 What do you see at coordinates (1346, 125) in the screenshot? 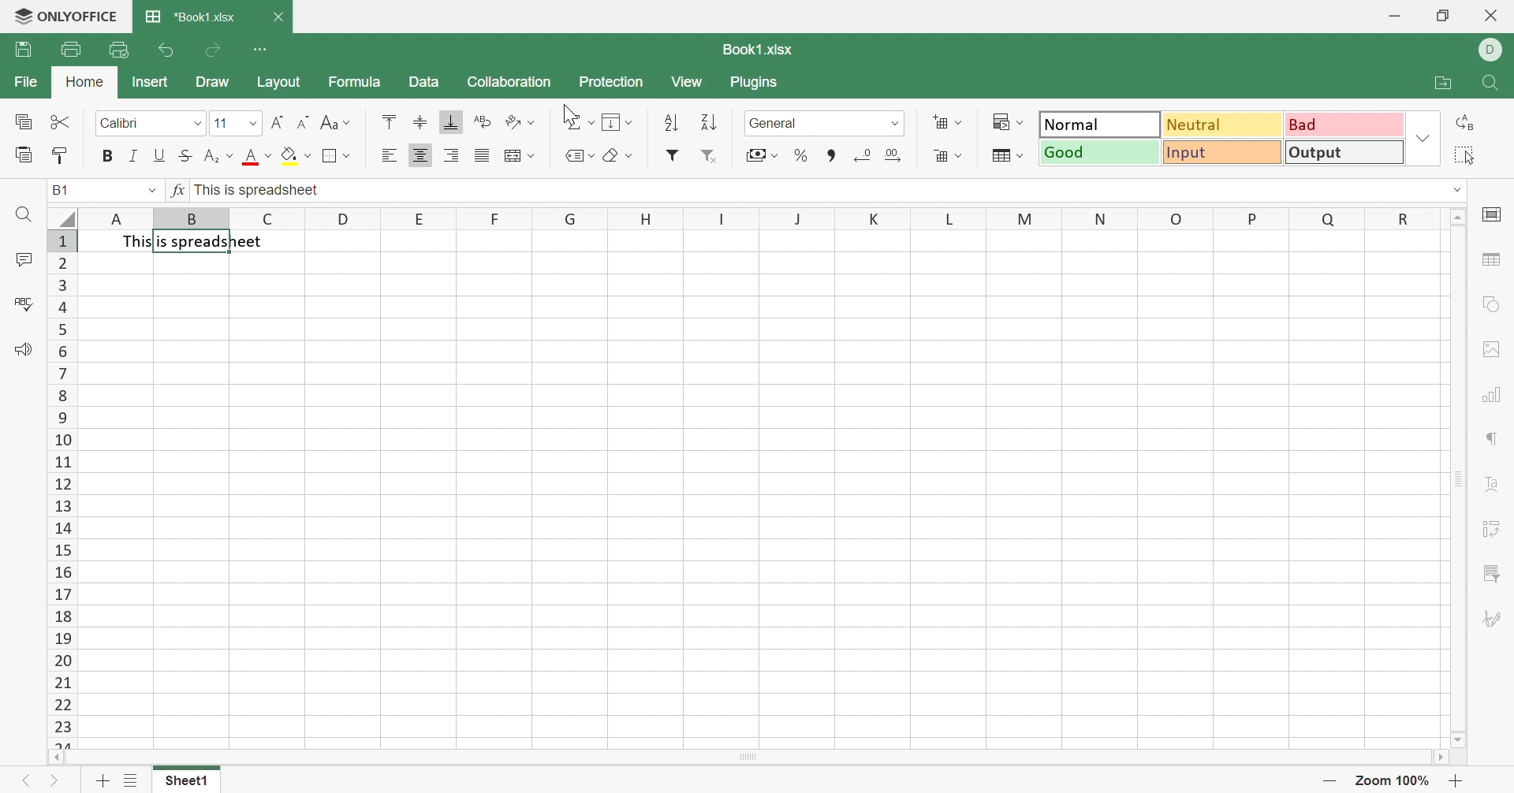
I see `Bad` at bounding box center [1346, 125].